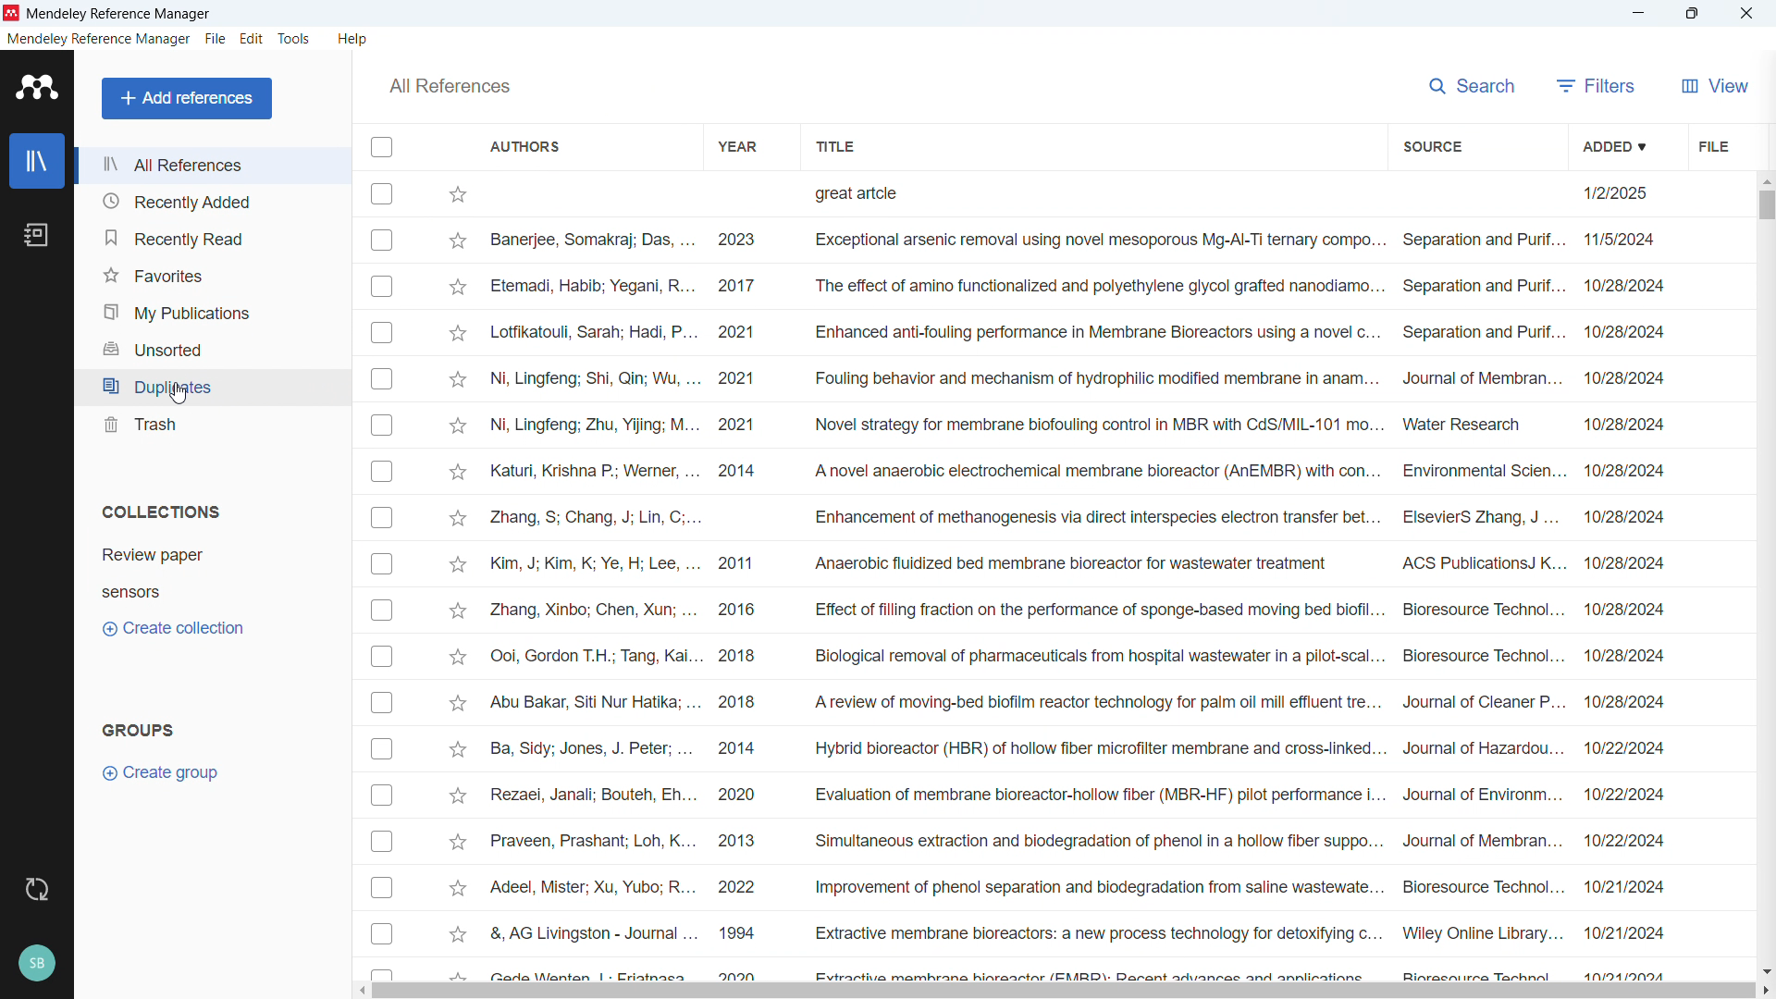 The image size is (1776, 999). I want to click on Add reference , so click(186, 98).